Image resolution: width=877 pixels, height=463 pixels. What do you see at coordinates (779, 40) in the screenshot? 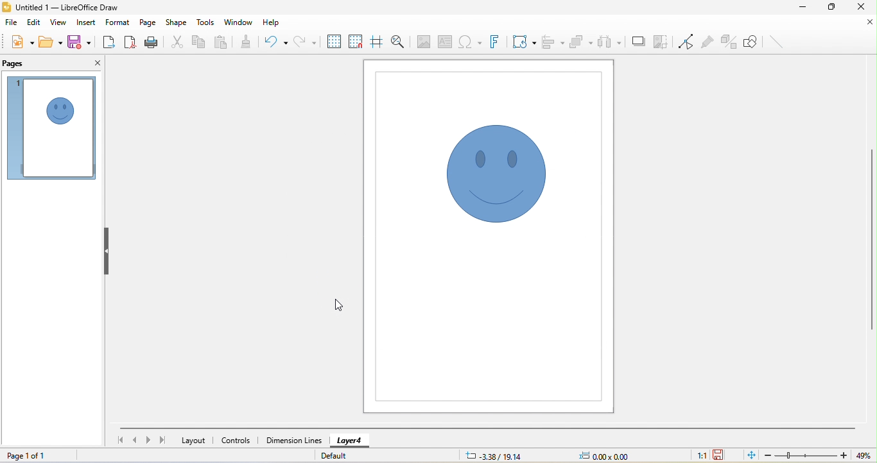
I see `insert line` at bounding box center [779, 40].